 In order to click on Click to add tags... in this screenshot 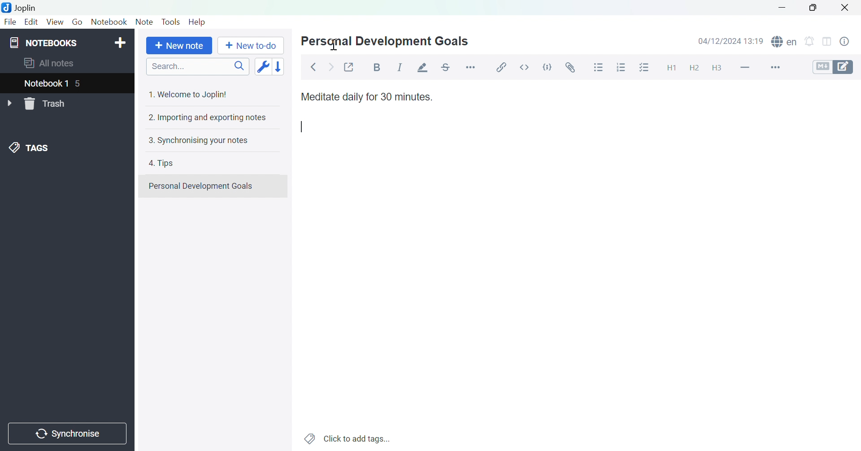, I will do `click(348, 438)`.